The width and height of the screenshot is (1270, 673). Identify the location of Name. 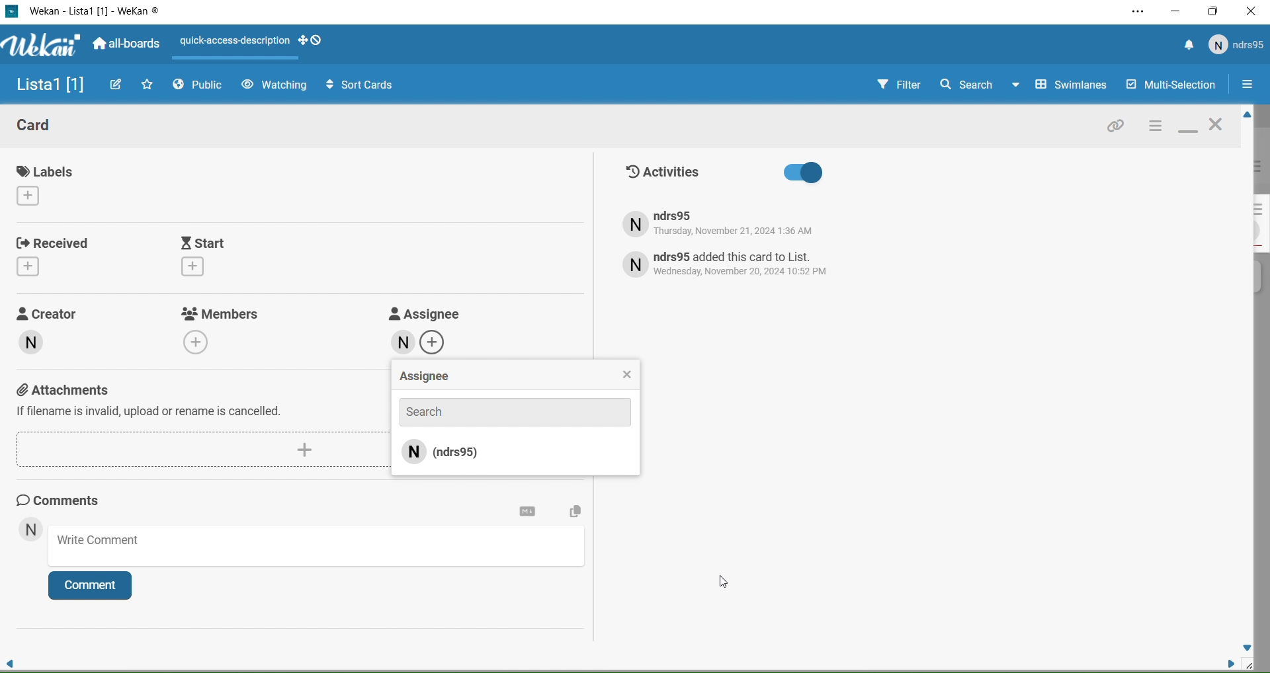
(46, 86).